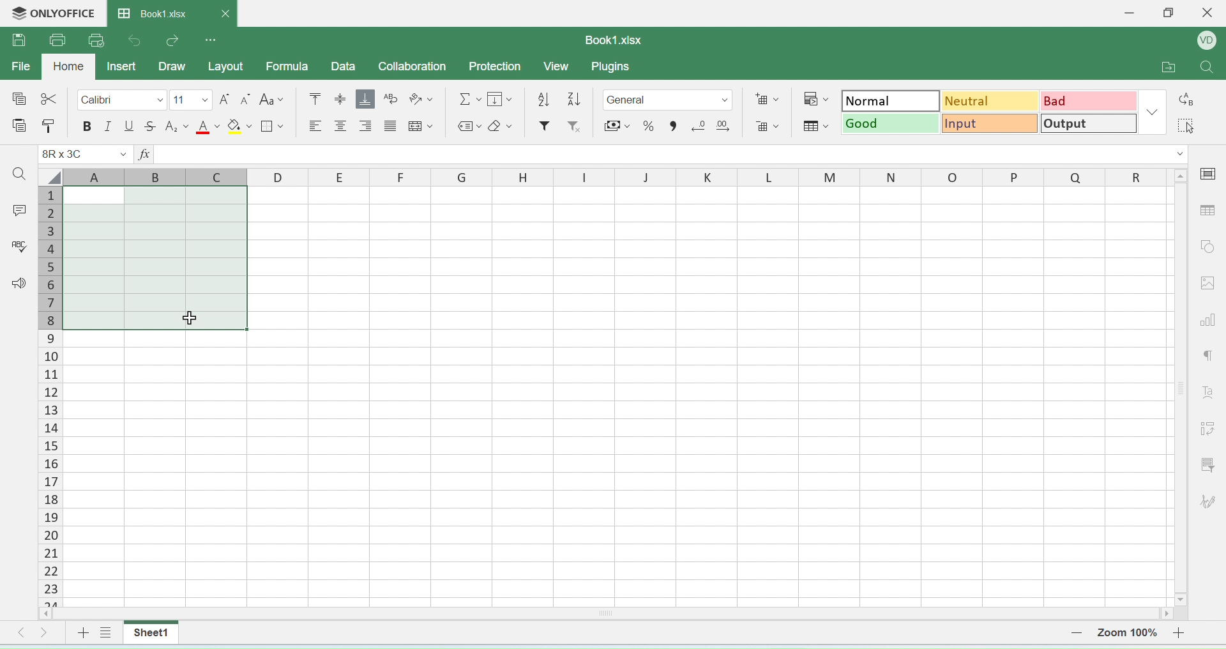 This screenshot has width=1226, height=649. What do you see at coordinates (1206, 395) in the screenshot?
I see `font style` at bounding box center [1206, 395].